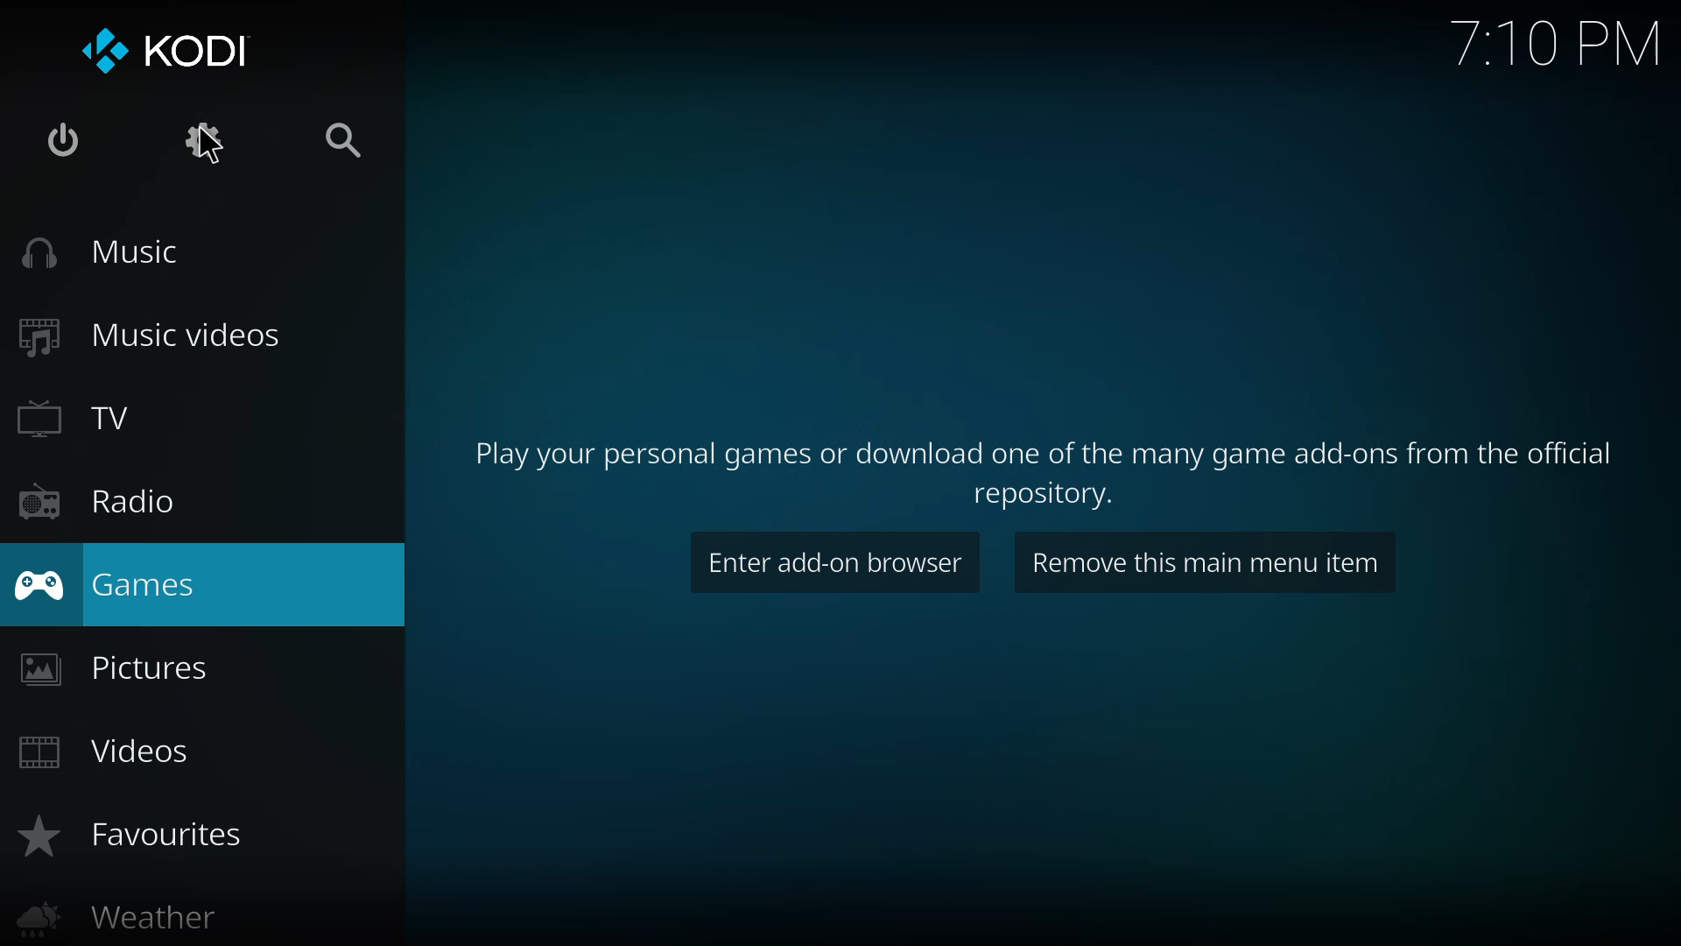 This screenshot has height=946, width=1681. Describe the element at coordinates (1052, 464) in the screenshot. I see `learn more` at that location.